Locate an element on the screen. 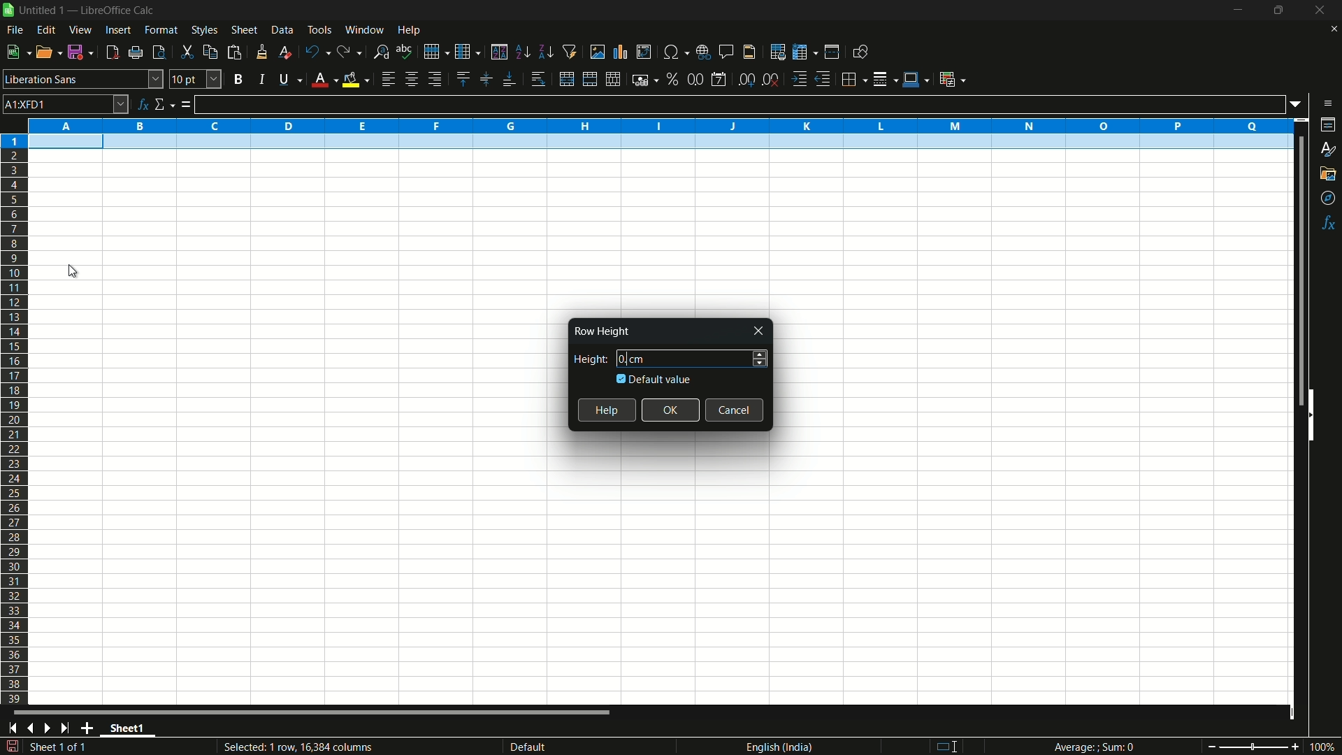 Image resolution: width=1342 pixels, height=755 pixels. cancel is located at coordinates (735, 410).